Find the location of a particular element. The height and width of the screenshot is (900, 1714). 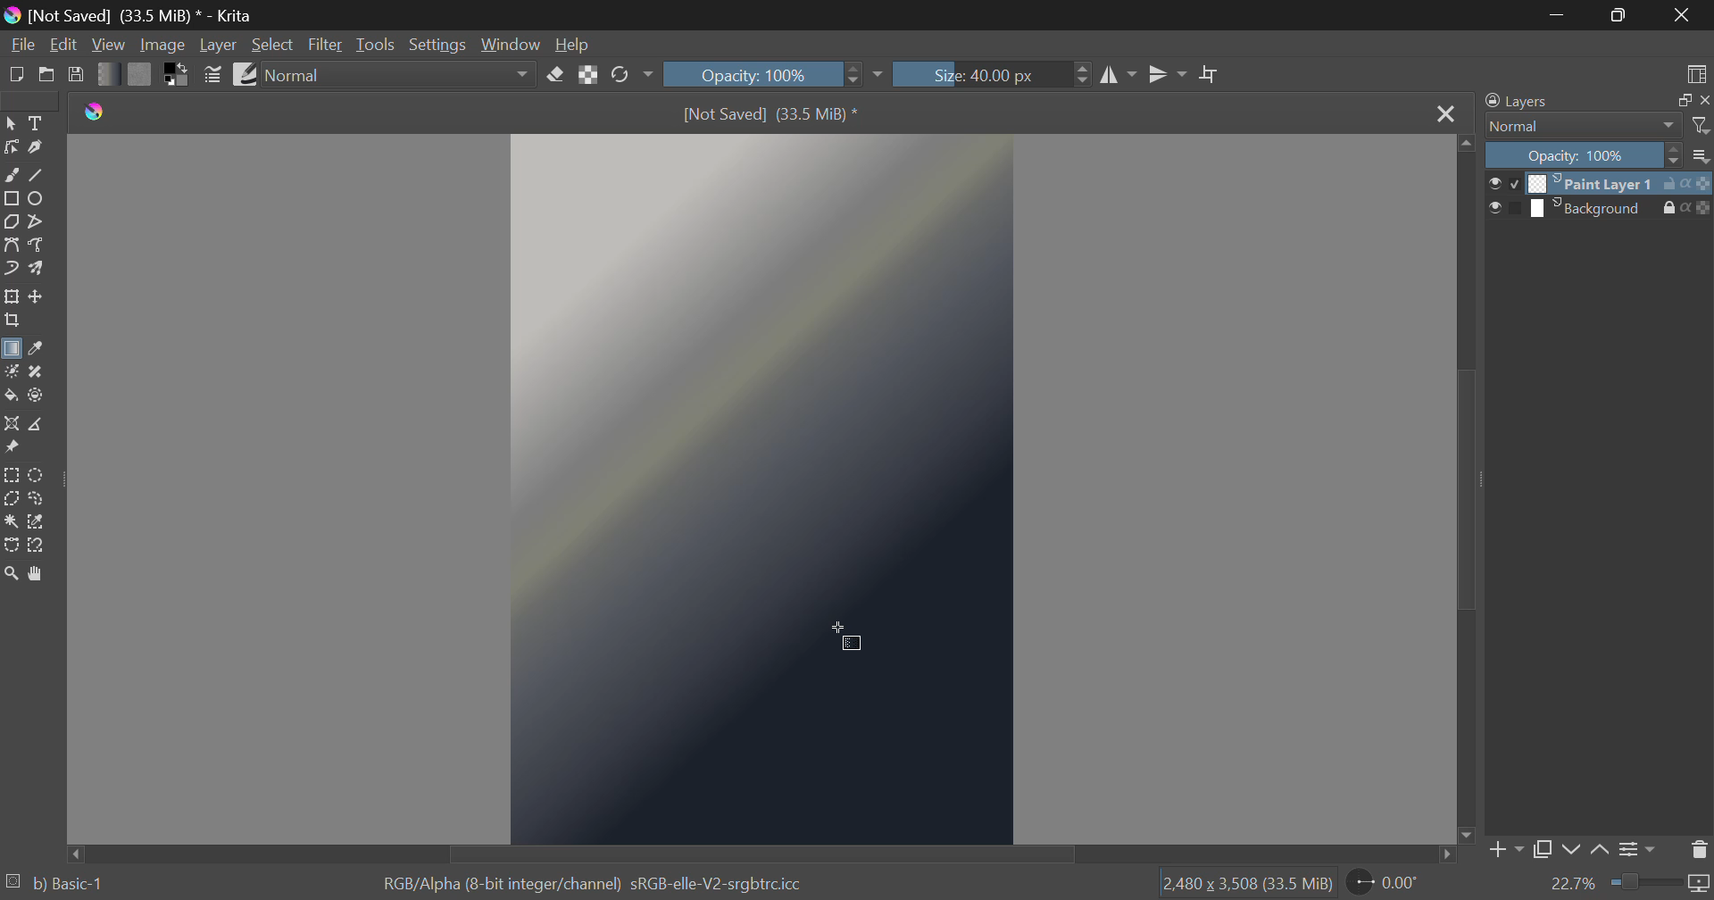

[Not Saved] (33.5 MiB) is located at coordinates (770, 114).